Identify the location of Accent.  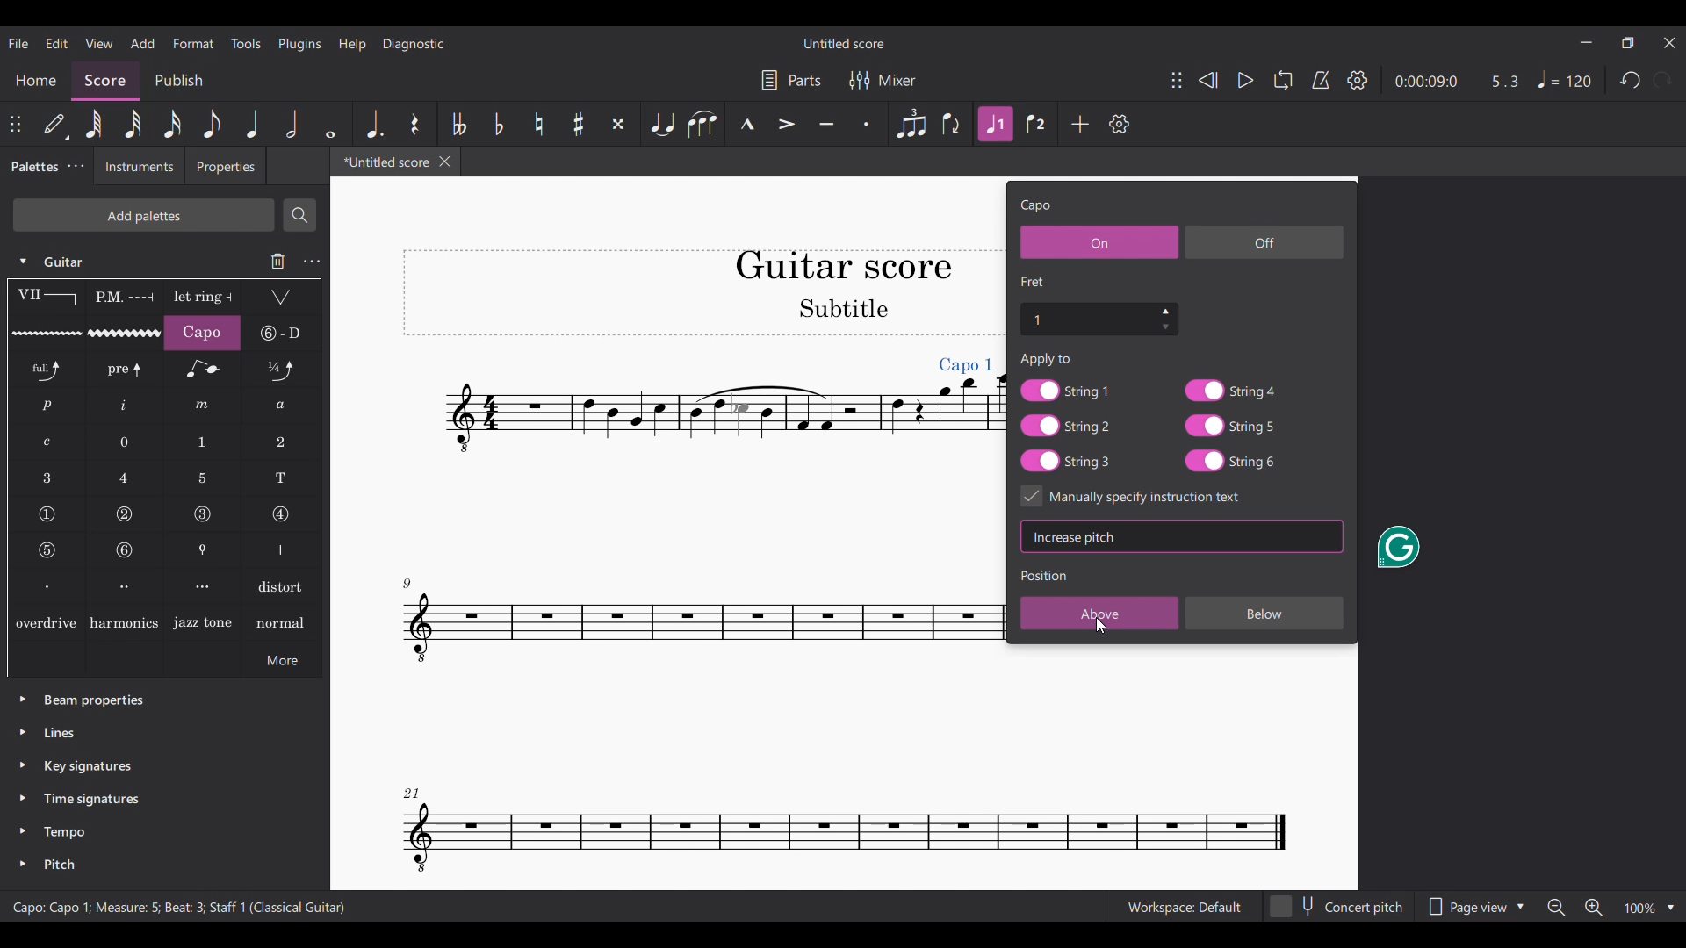
(787, 124).